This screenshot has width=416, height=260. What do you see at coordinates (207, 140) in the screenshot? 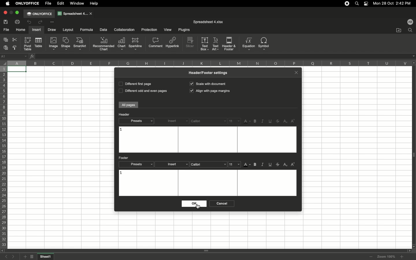
I see `Text box` at bounding box center [207, 140].